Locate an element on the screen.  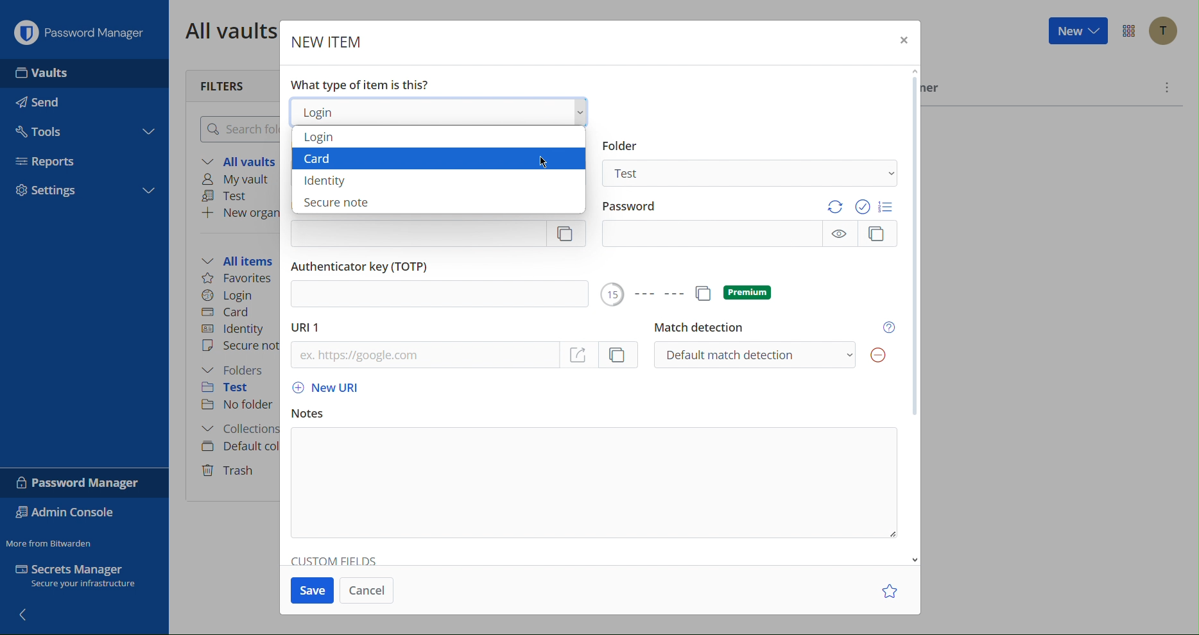
Folders is located at coordinates (236, 371).